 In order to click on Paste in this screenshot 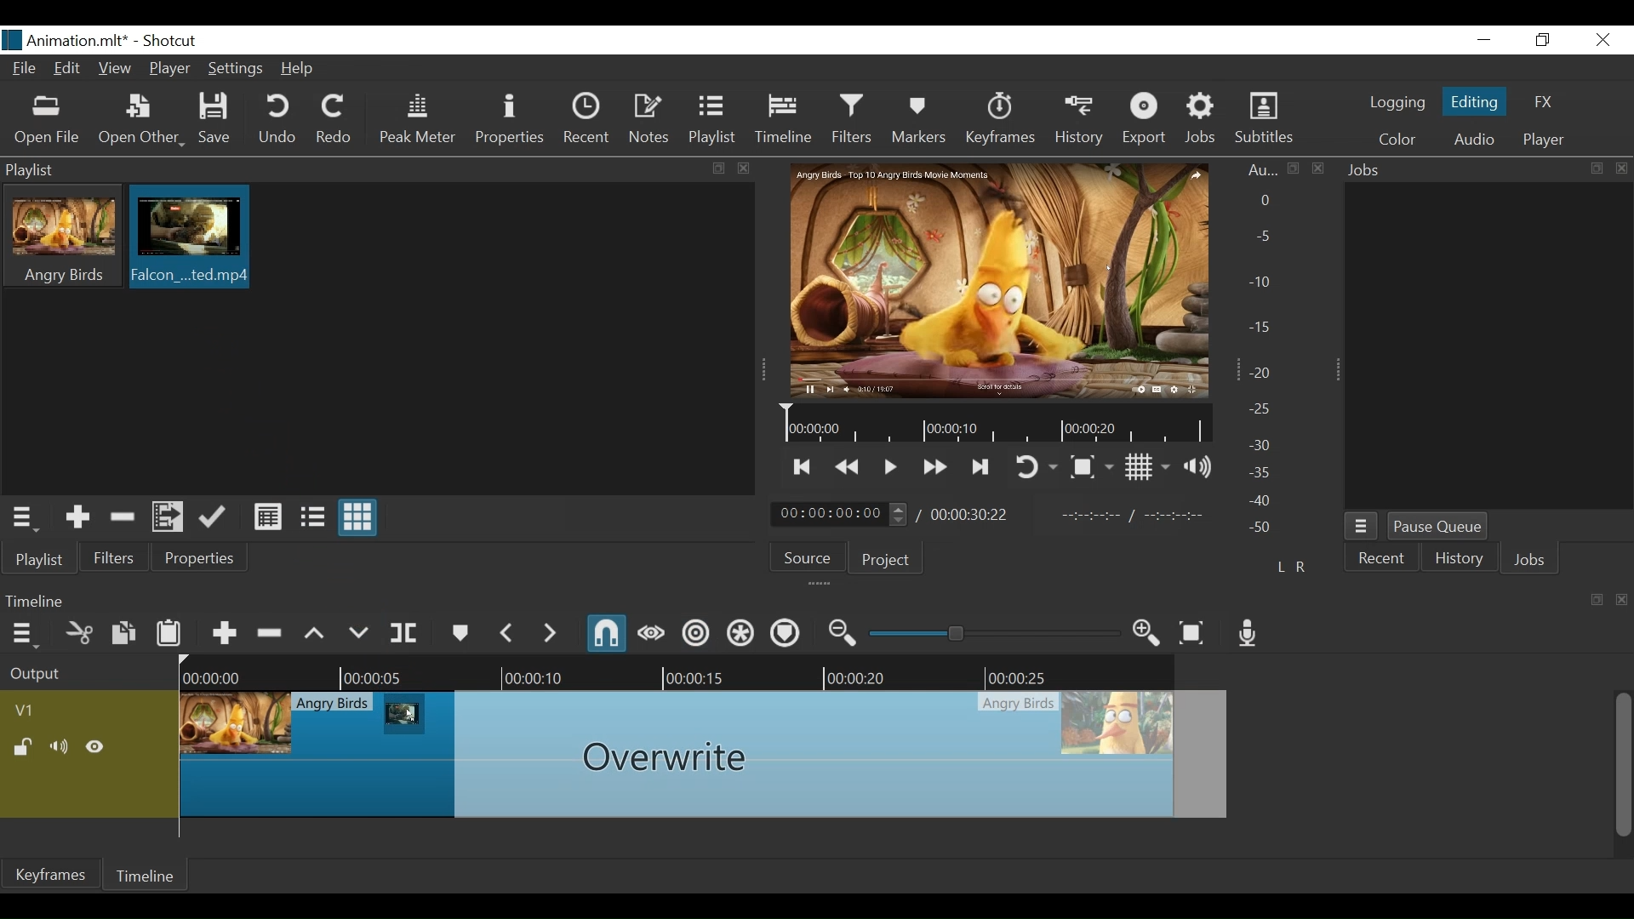, I will do `click(169, 631)`.